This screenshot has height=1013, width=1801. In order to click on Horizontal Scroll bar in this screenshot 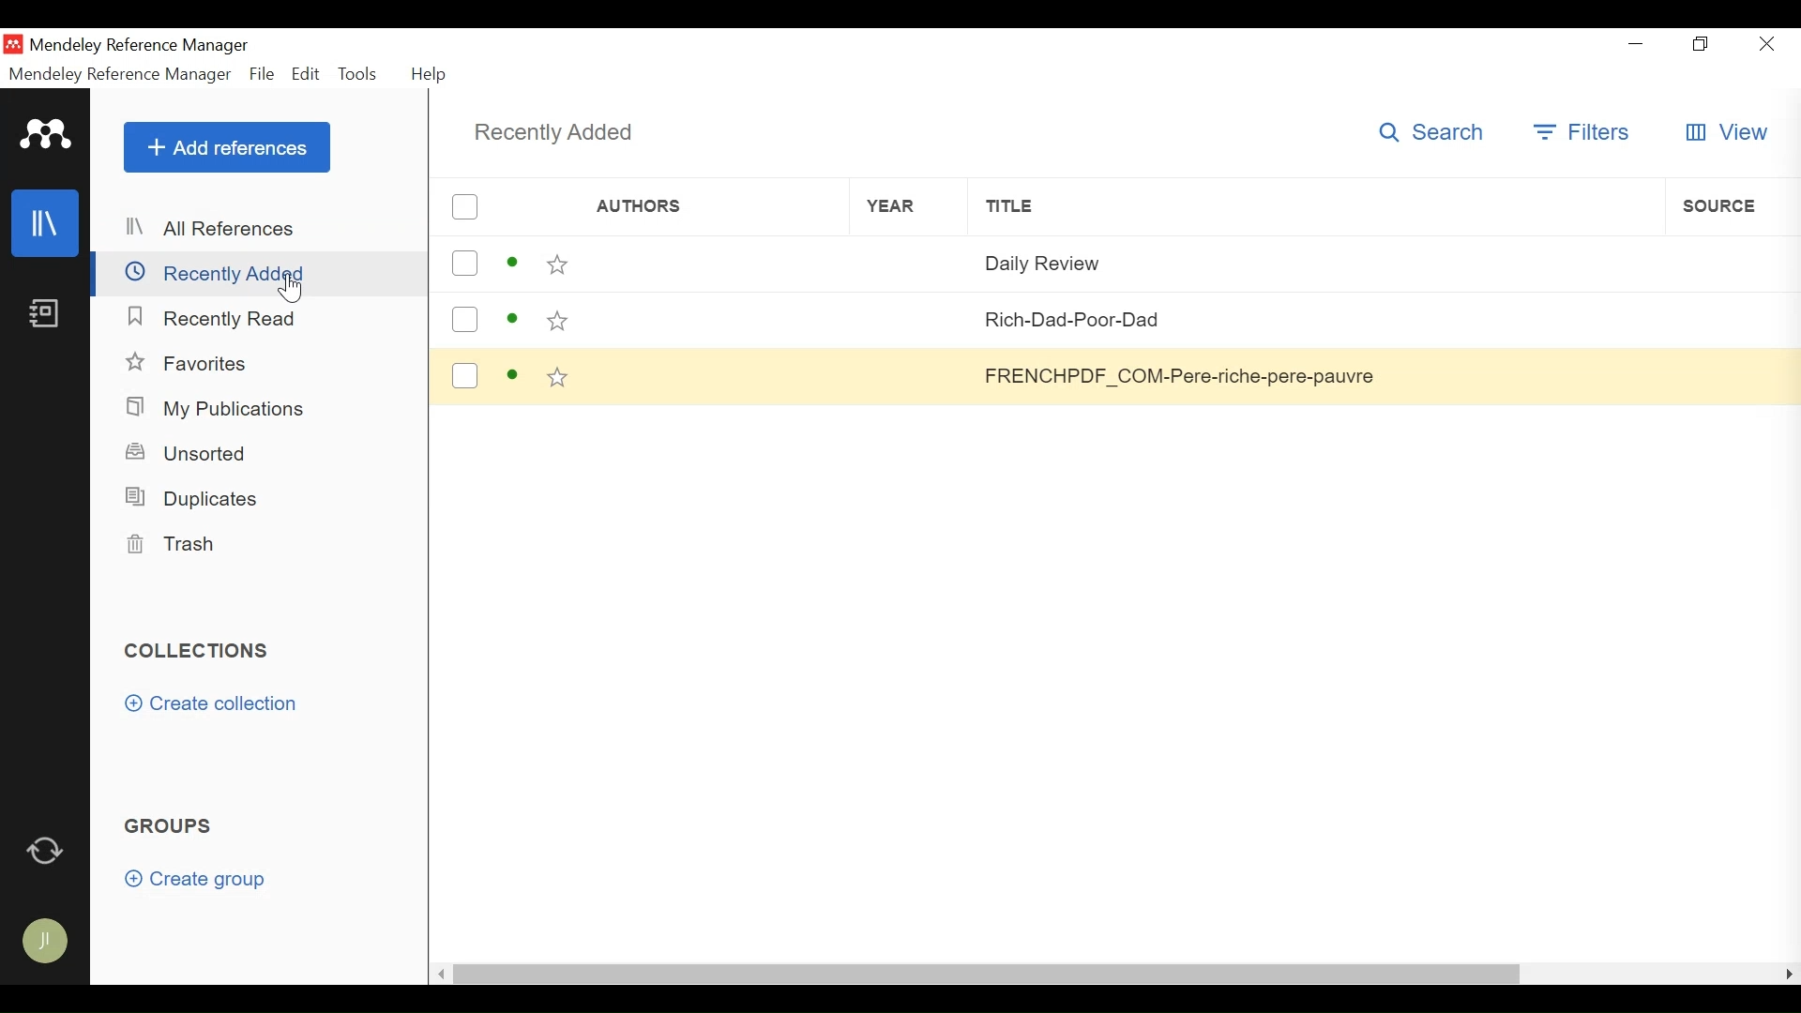, I will do `click(989, 977)`.